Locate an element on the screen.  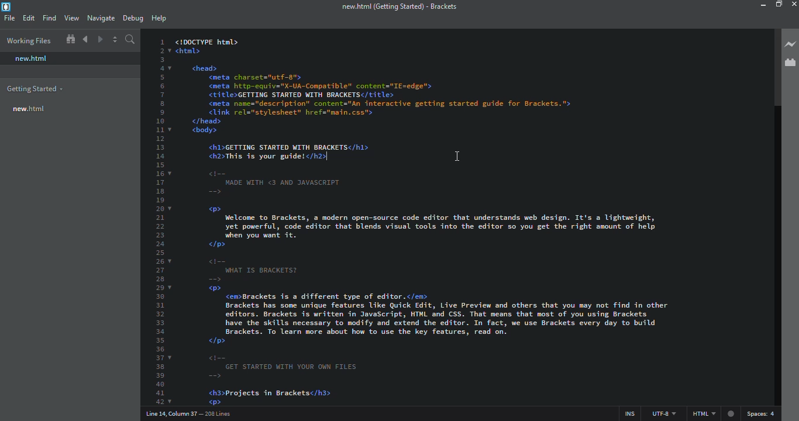
ins is located at coordinates (628, 412).